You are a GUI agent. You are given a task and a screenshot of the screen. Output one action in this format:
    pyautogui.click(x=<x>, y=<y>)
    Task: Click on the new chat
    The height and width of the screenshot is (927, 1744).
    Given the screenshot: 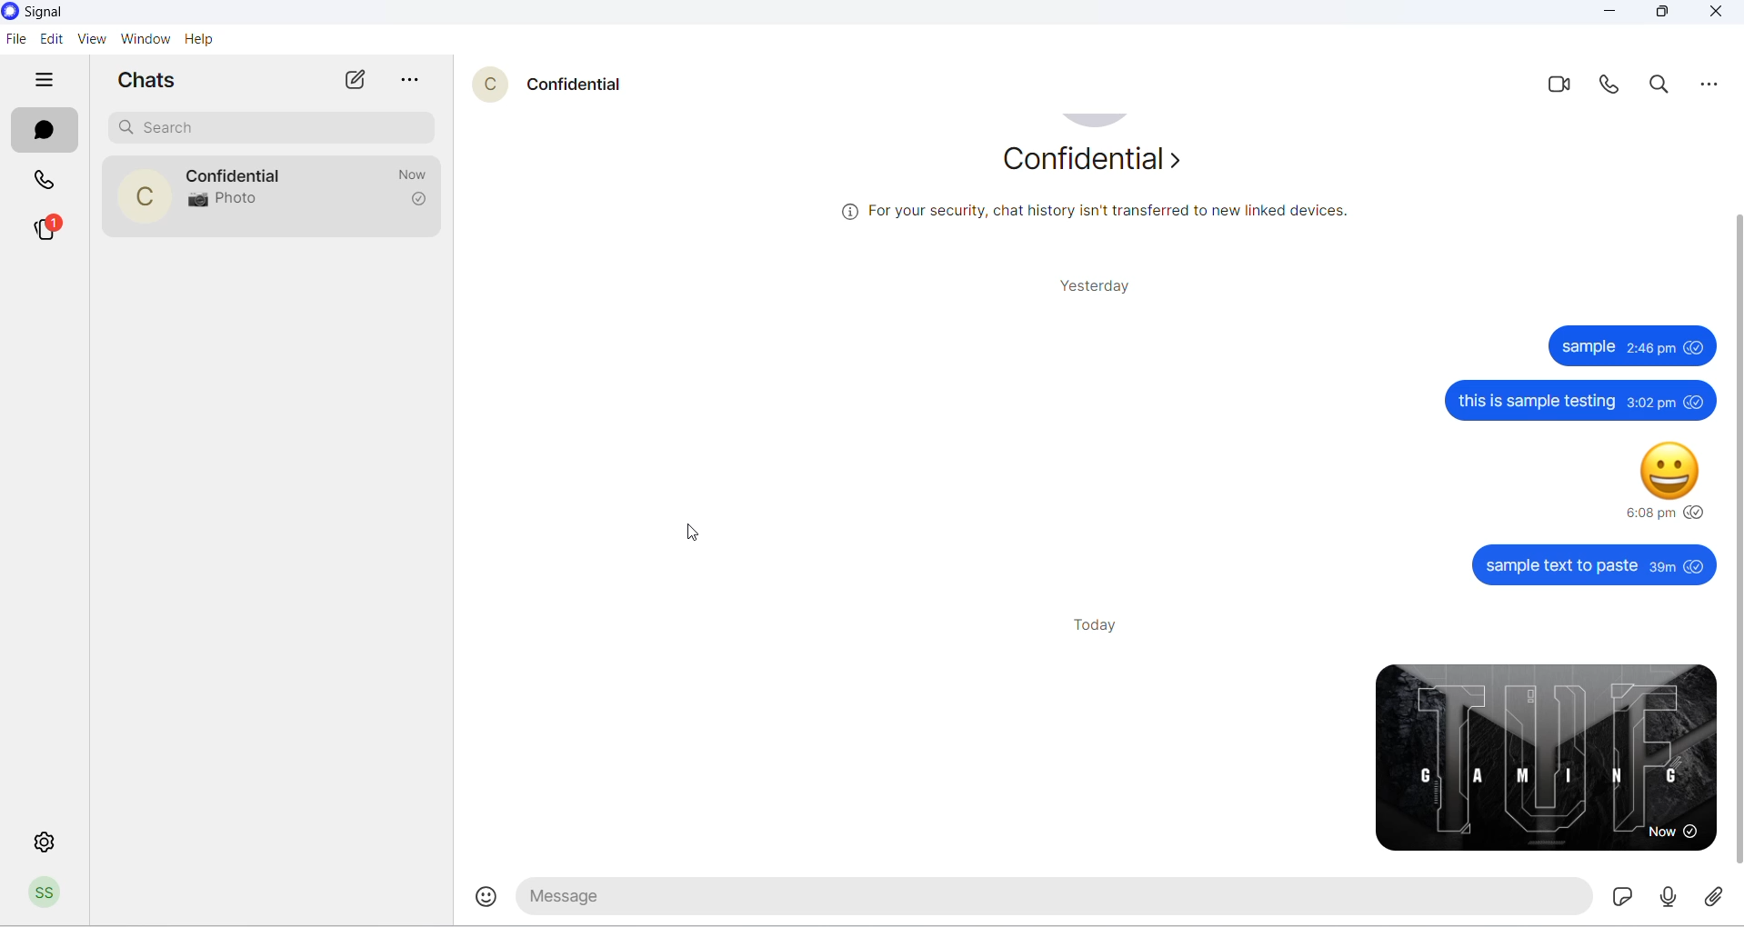 What is the action you would take?
    pyautogui.click(x=358, y=81)
    